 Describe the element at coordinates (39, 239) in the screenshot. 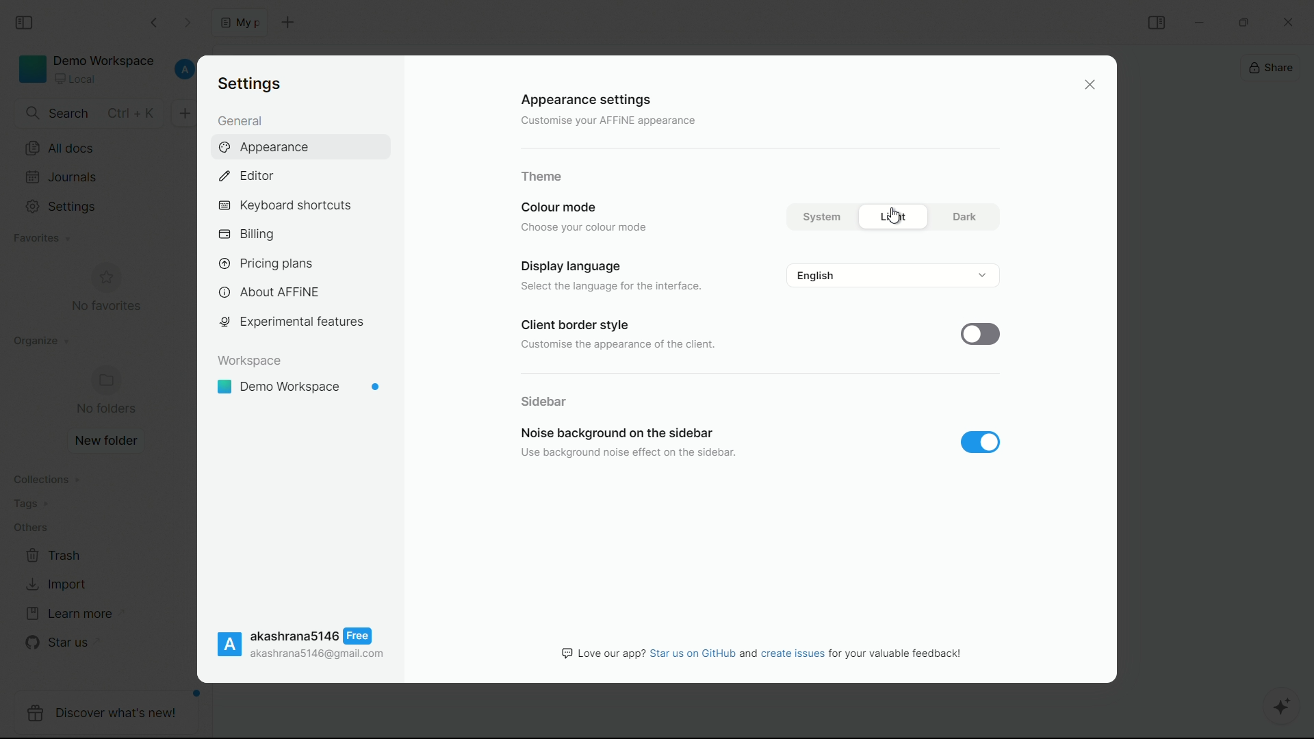

I see `favorites` at that location.